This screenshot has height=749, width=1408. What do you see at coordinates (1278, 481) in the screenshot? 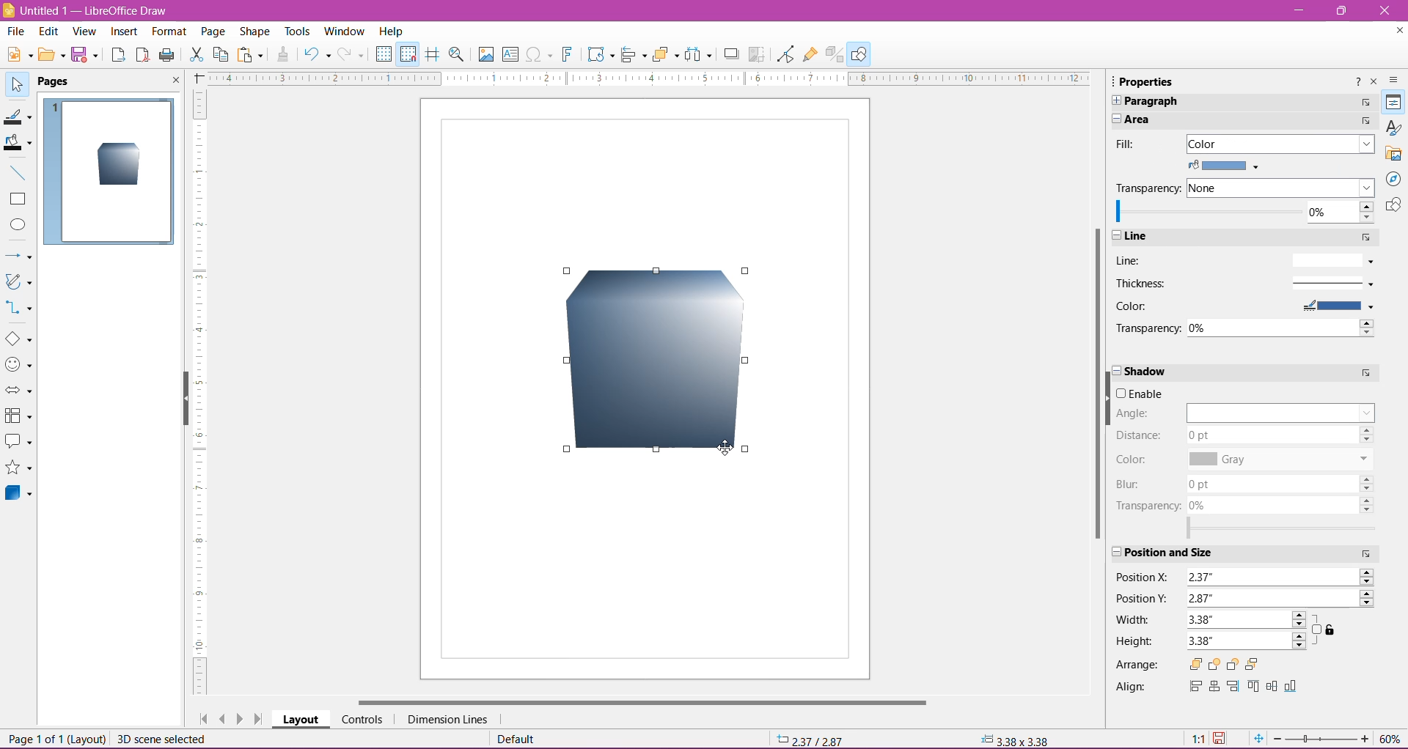
I see `Set shadow blur` at bounding box center [1278, 481].